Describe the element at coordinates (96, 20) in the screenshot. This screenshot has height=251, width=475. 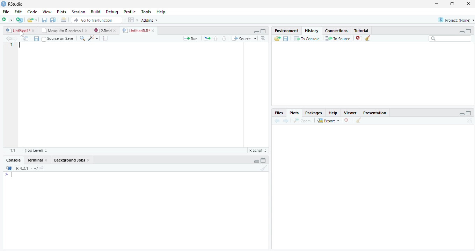
I see `Go ro file/function` at that location.